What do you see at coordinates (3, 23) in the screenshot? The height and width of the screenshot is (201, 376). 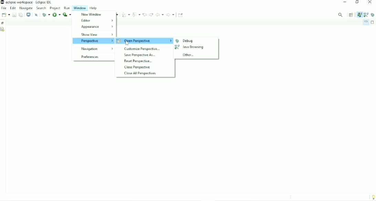 I see `Restore` at bounding box center [3, 23].